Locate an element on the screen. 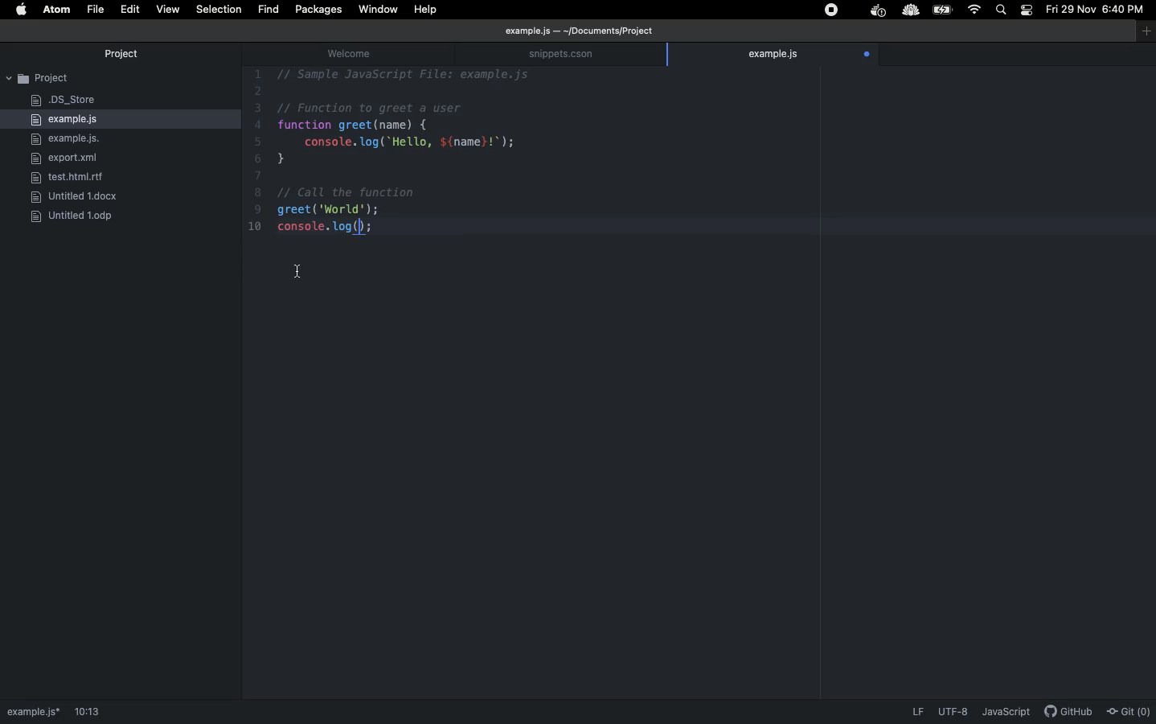  Cursor is located at coordinates (301, 278).